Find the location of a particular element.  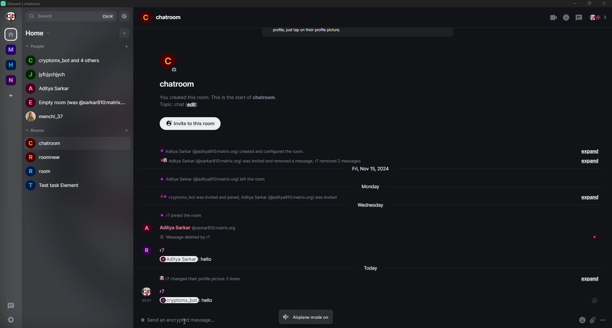

profile is located at coordinates (146, 227).